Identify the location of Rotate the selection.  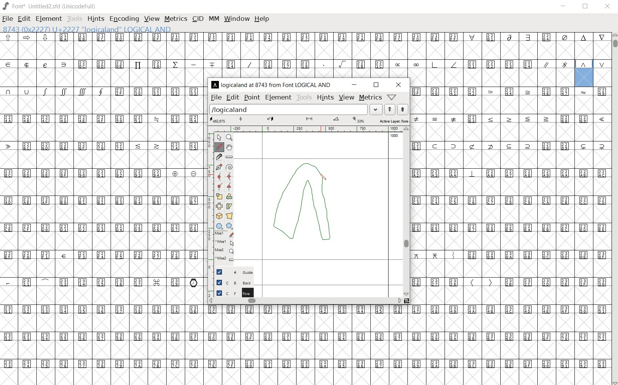
(229, 206).